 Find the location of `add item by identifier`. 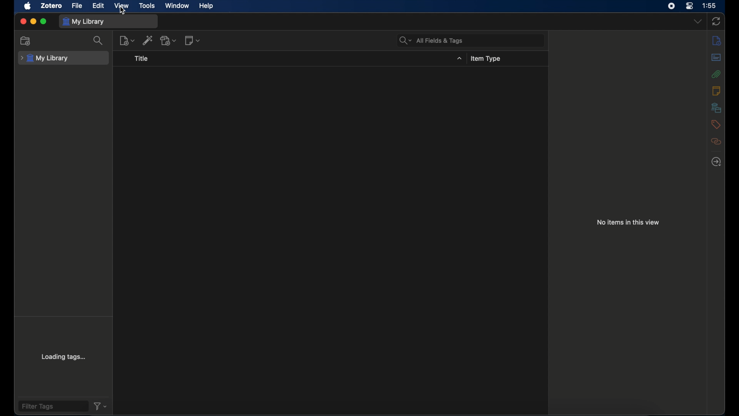

add item by identifier is located at coordinates (148, 40).